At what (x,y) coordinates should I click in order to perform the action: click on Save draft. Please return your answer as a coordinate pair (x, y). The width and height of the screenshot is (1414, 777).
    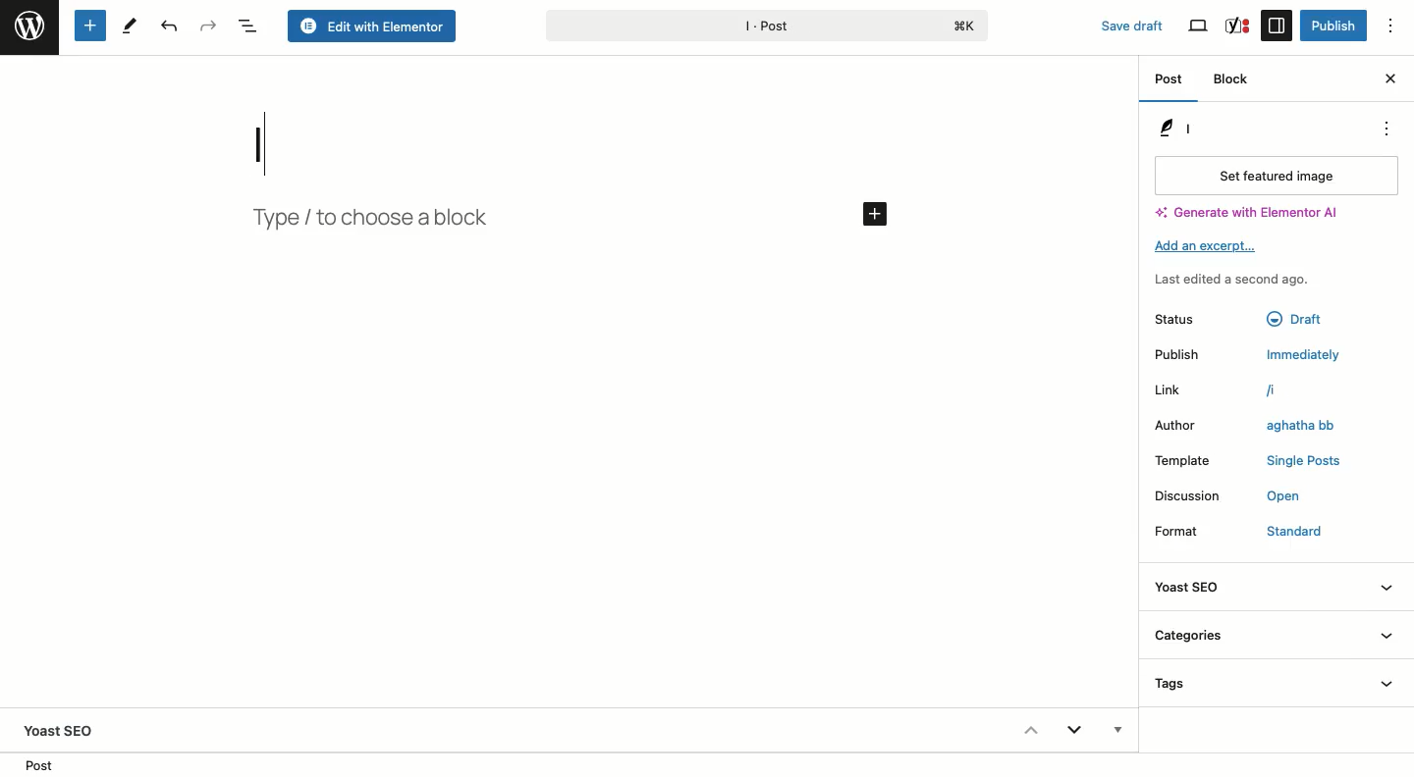
    Looking at the image, I should click on (1121, 22).